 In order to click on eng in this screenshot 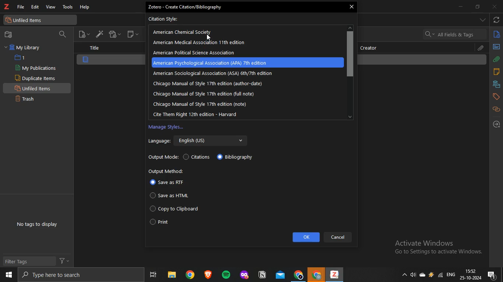, I will do `click(452, 274)`.